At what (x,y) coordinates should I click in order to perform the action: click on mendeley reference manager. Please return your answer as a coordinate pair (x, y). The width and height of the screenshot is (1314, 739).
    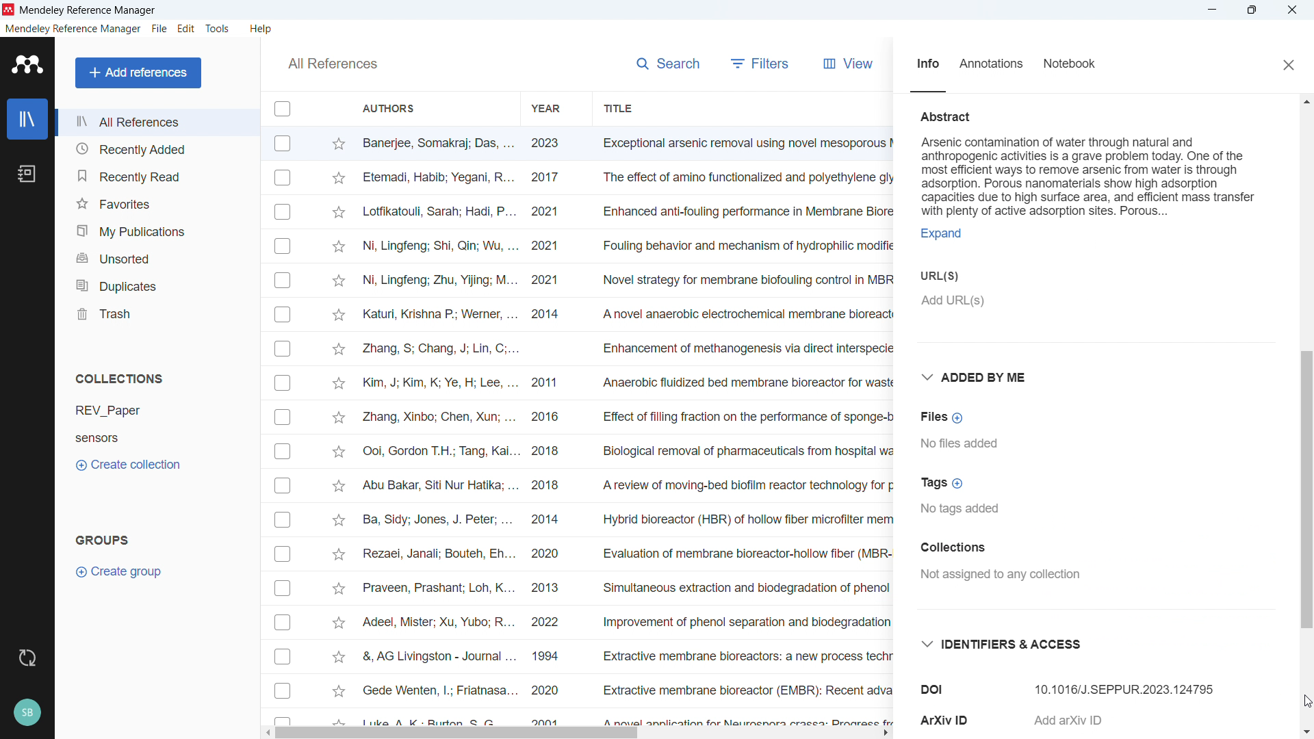
    Looking at the image, I should click on (89, 10).